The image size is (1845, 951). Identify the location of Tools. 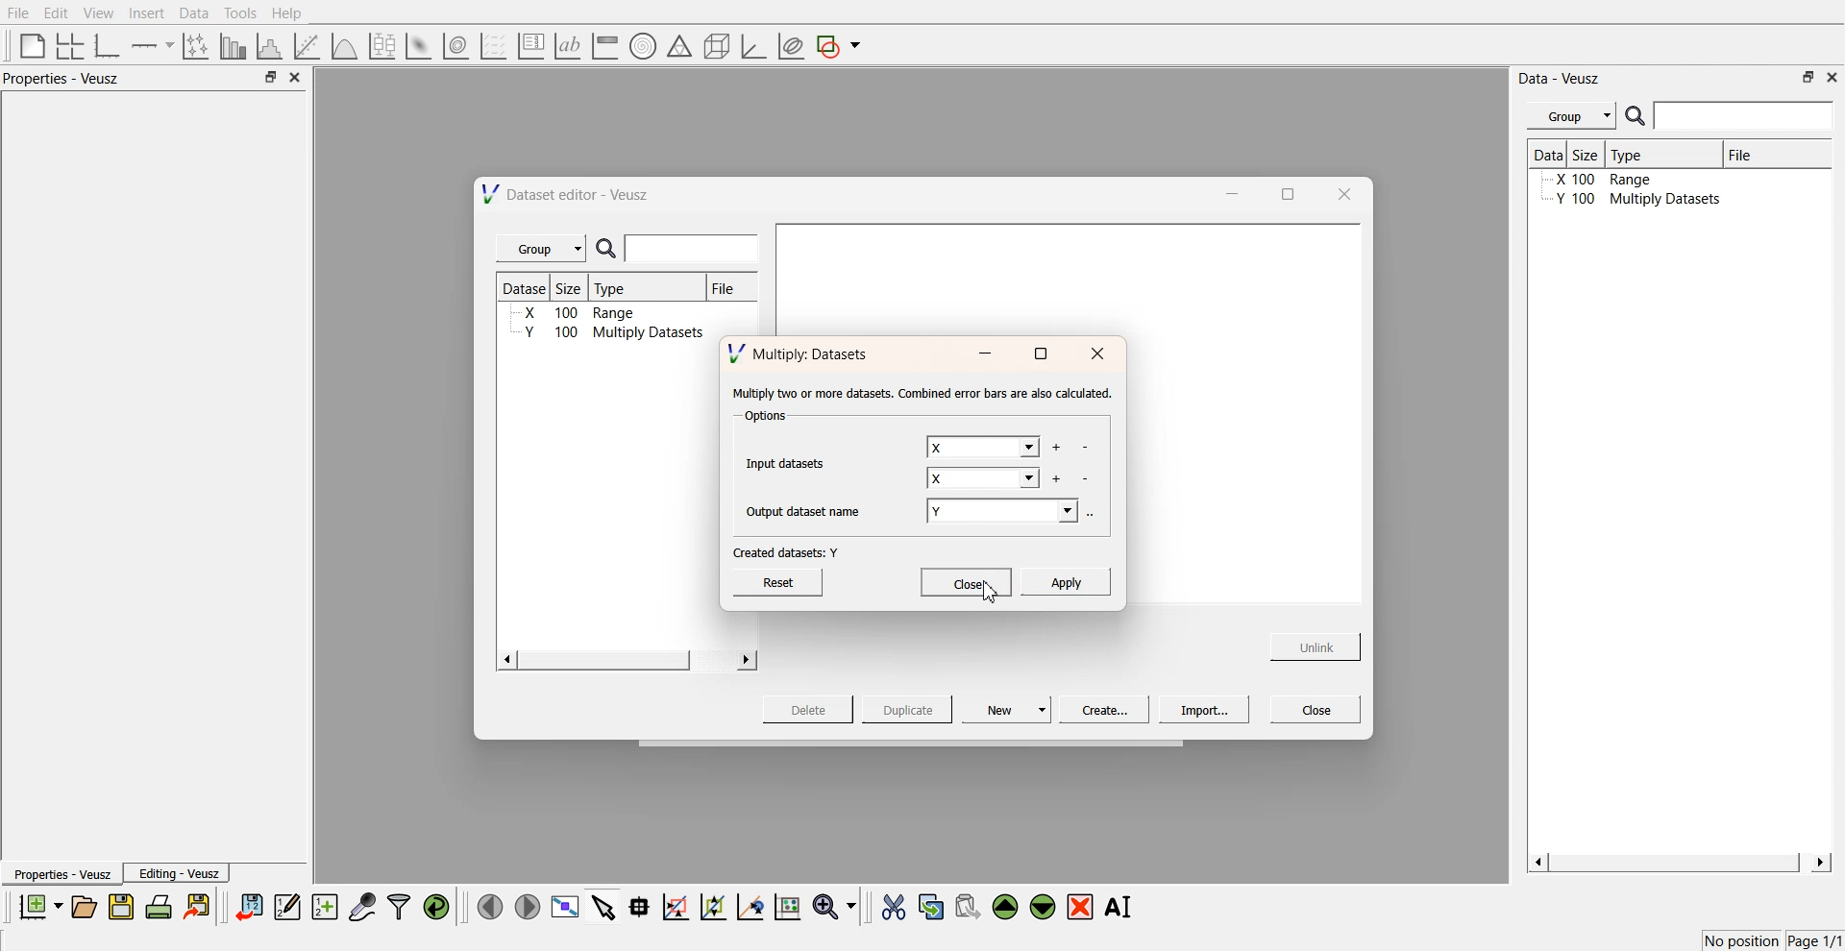
(238, 12).